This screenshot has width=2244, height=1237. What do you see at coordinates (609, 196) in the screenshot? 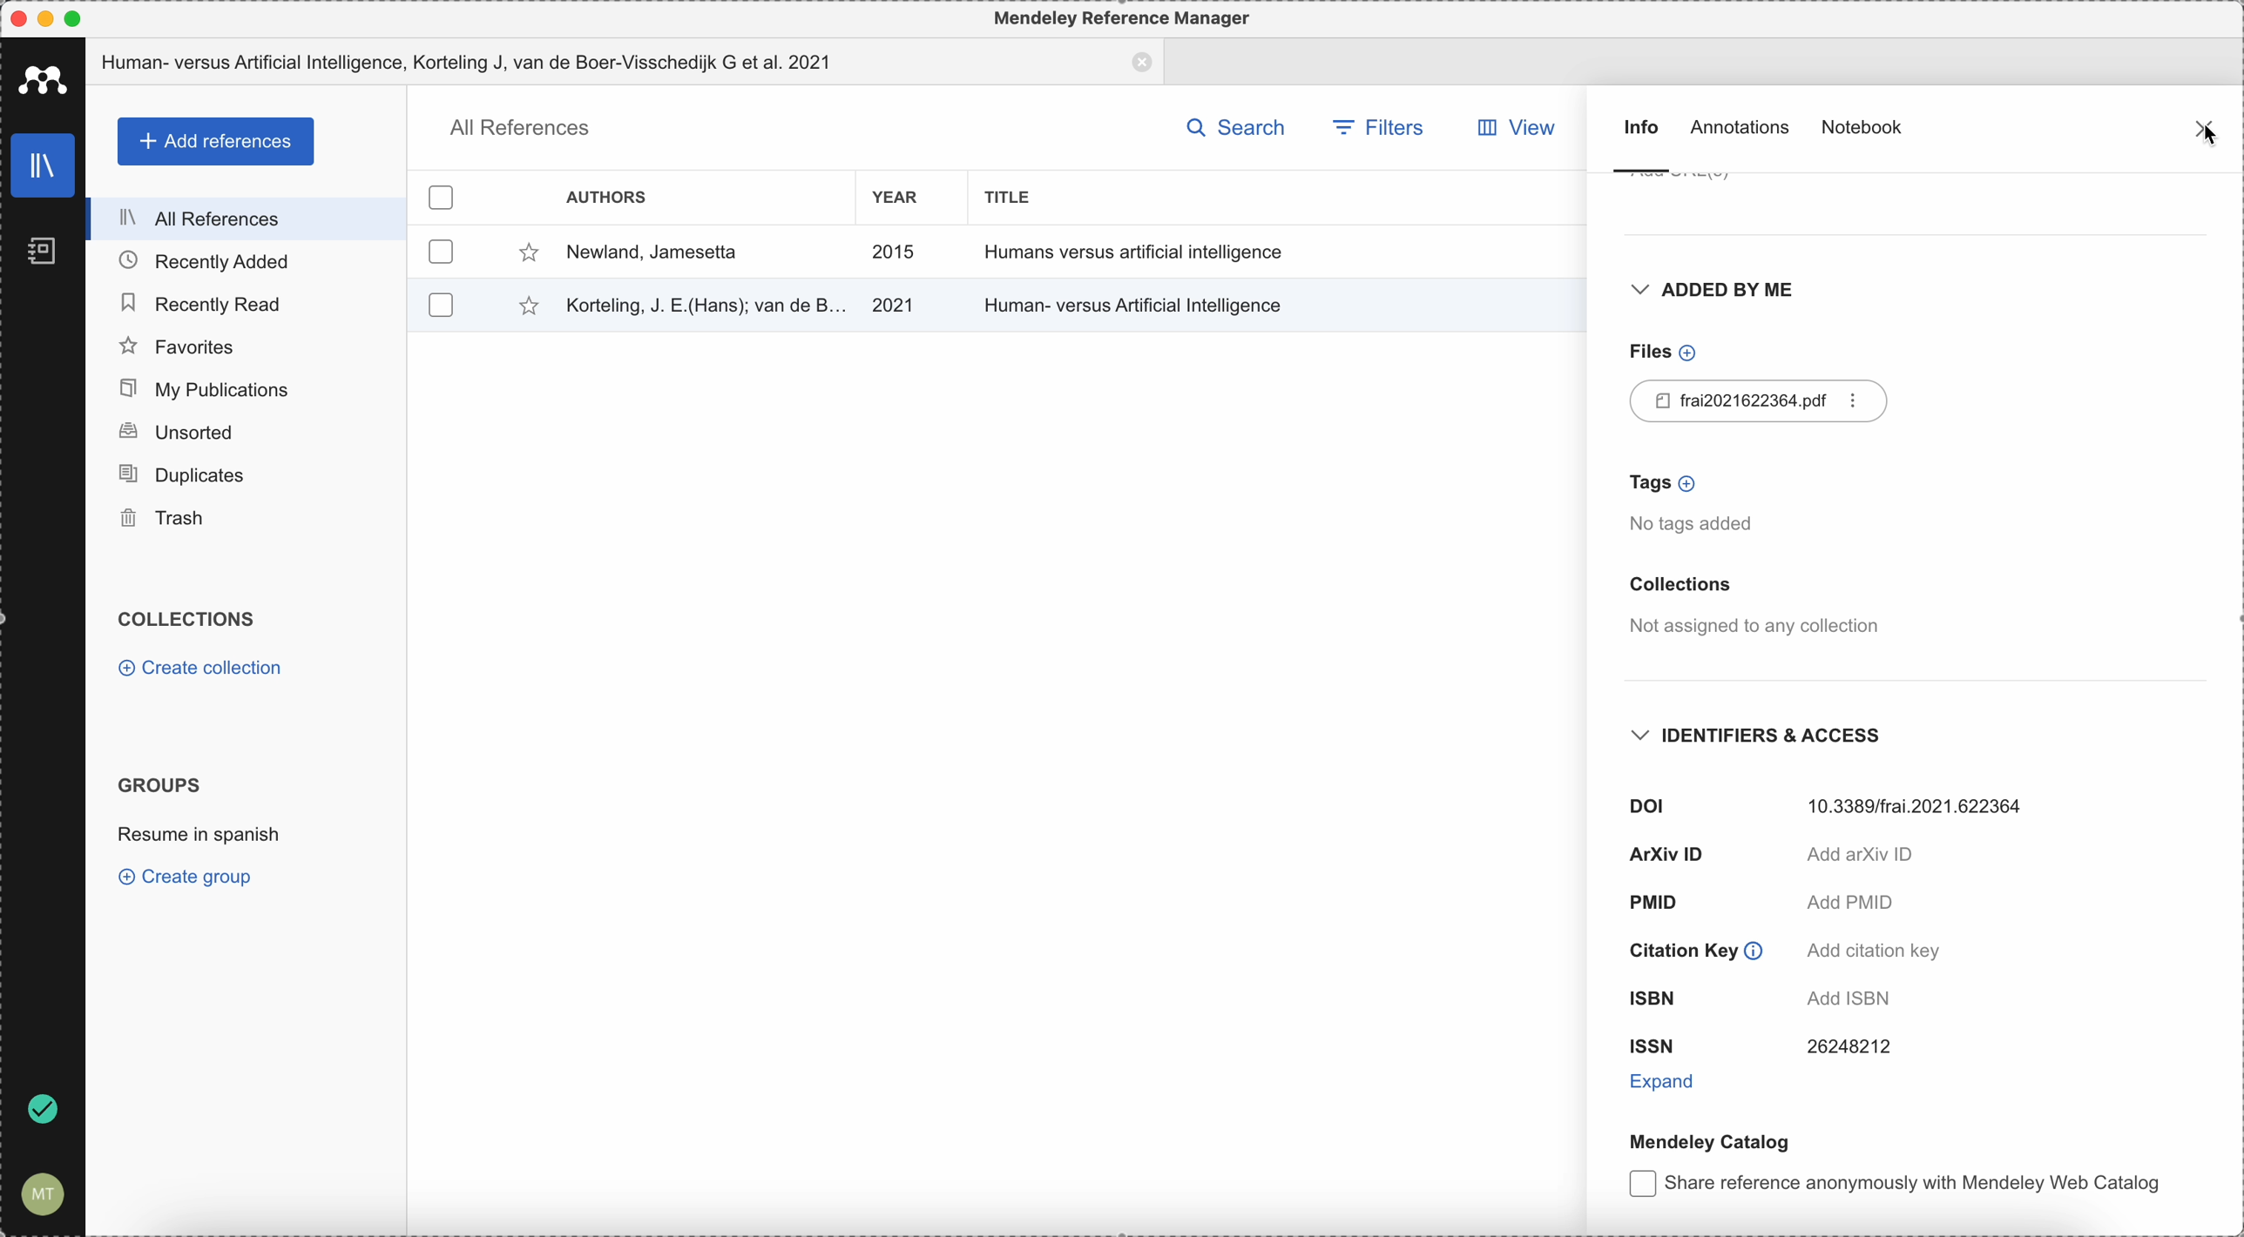
I see `authors` at bounding box center [609, 196].